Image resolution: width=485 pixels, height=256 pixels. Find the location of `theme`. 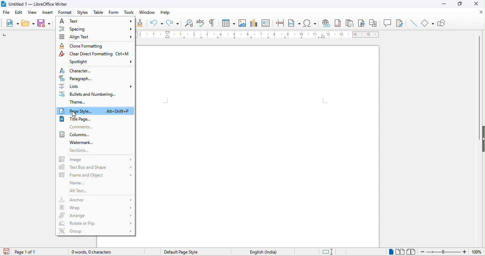

theme is located at coordinates (79, 103).